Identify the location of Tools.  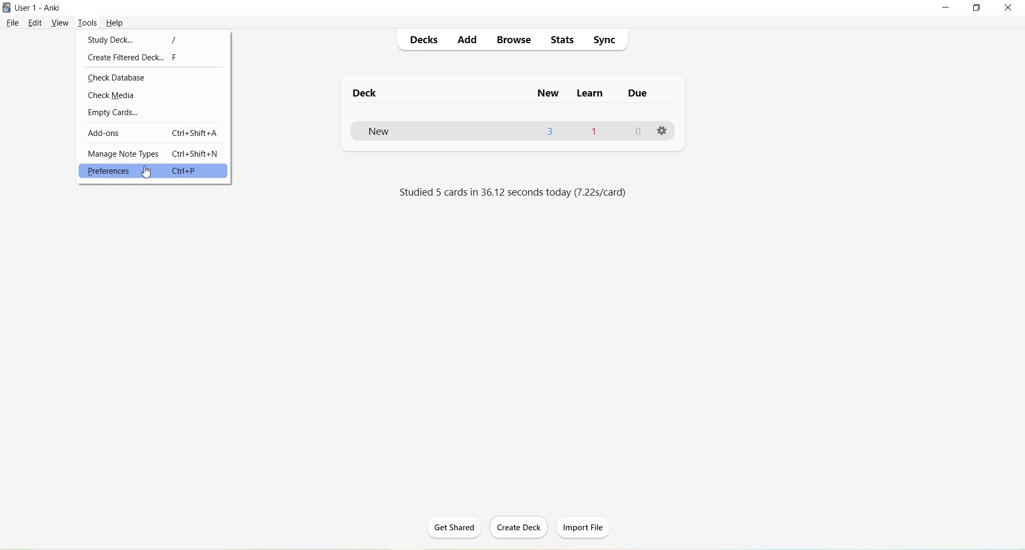
(90, 22).